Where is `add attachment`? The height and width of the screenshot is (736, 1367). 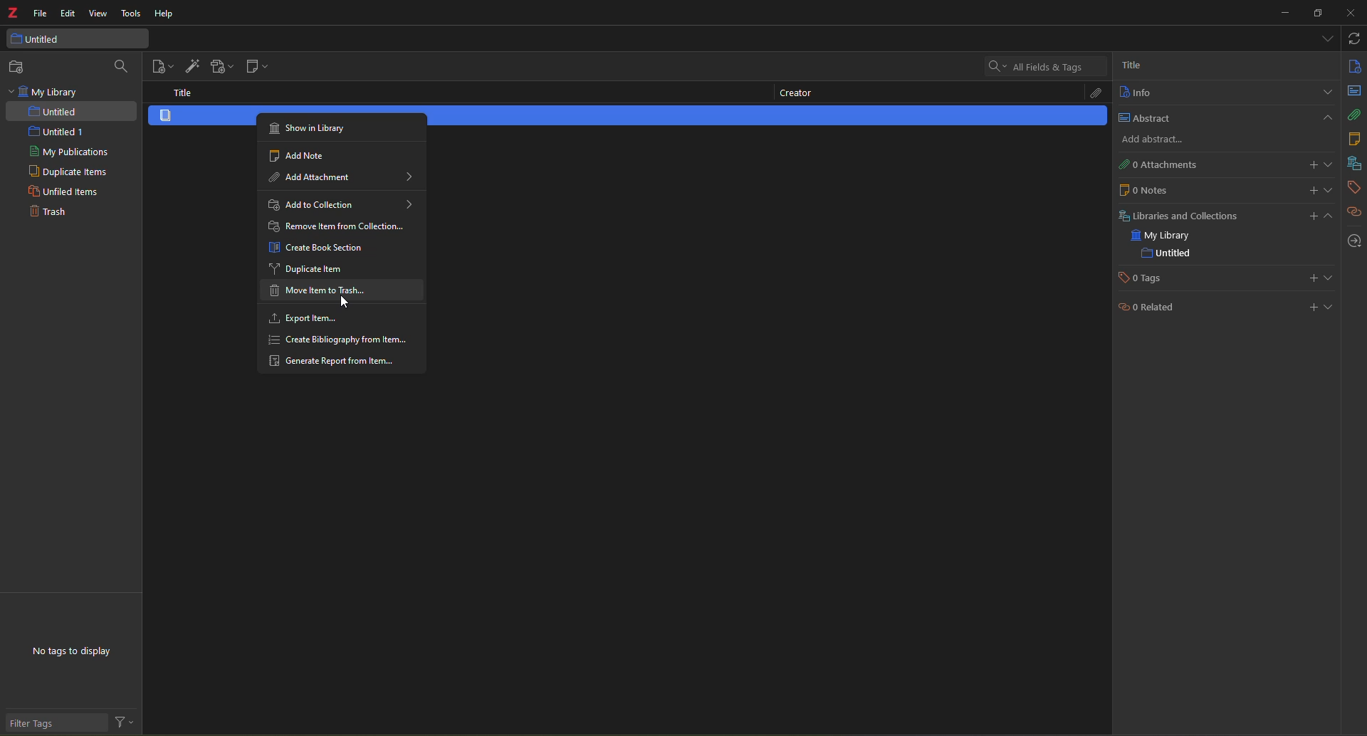 add attachment is located at coordinates (345, 177).